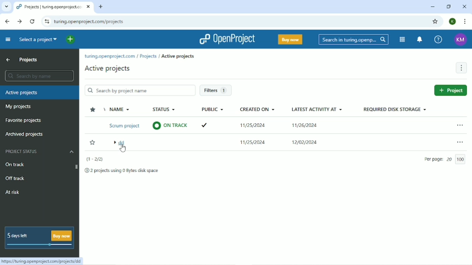  I want to click on Name, so click(123, 109).